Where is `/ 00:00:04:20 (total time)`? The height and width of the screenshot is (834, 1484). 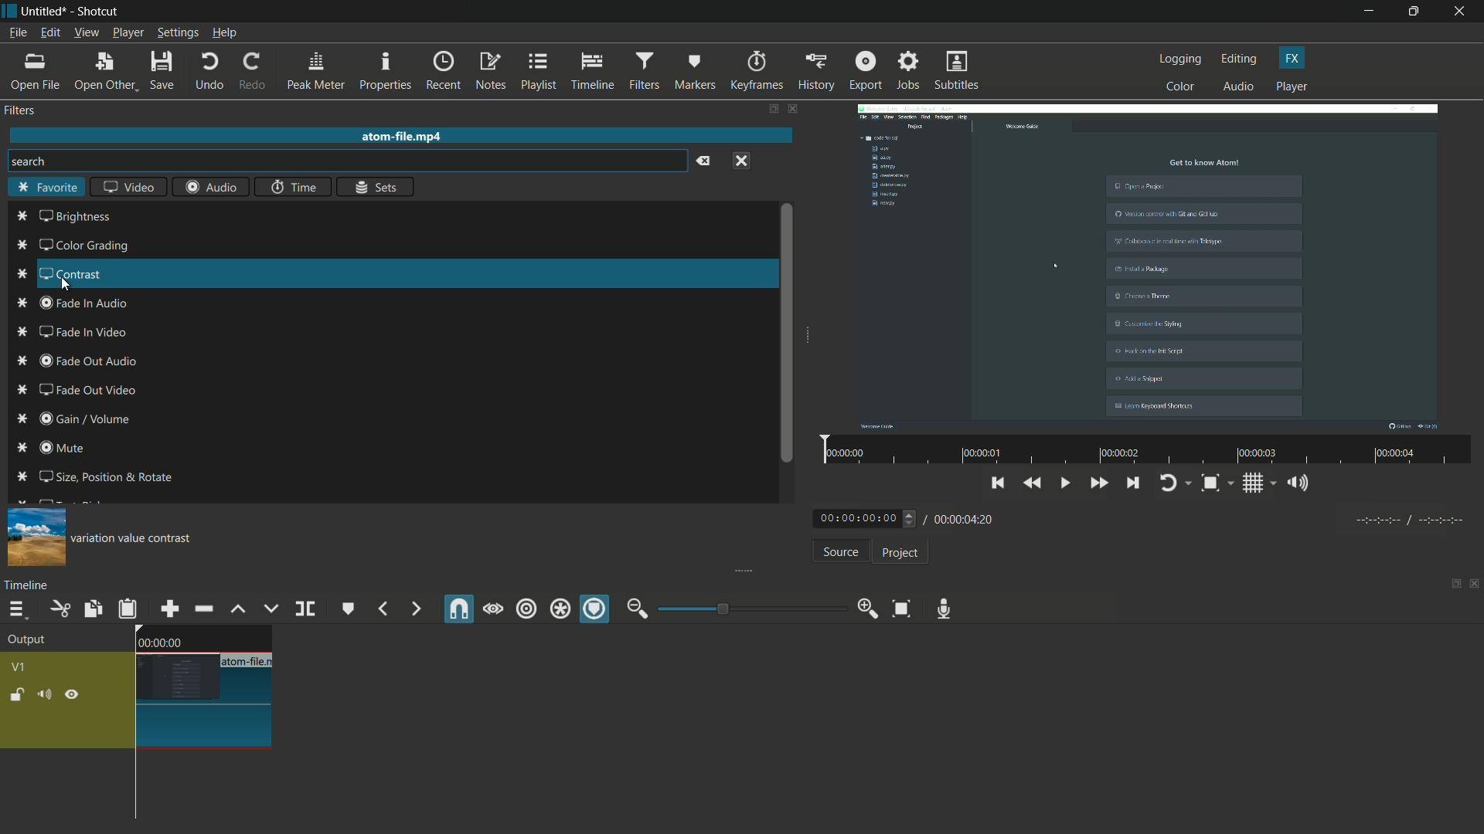
/ 00:00:04:20 (total time) is located at coordinates (962, 517).